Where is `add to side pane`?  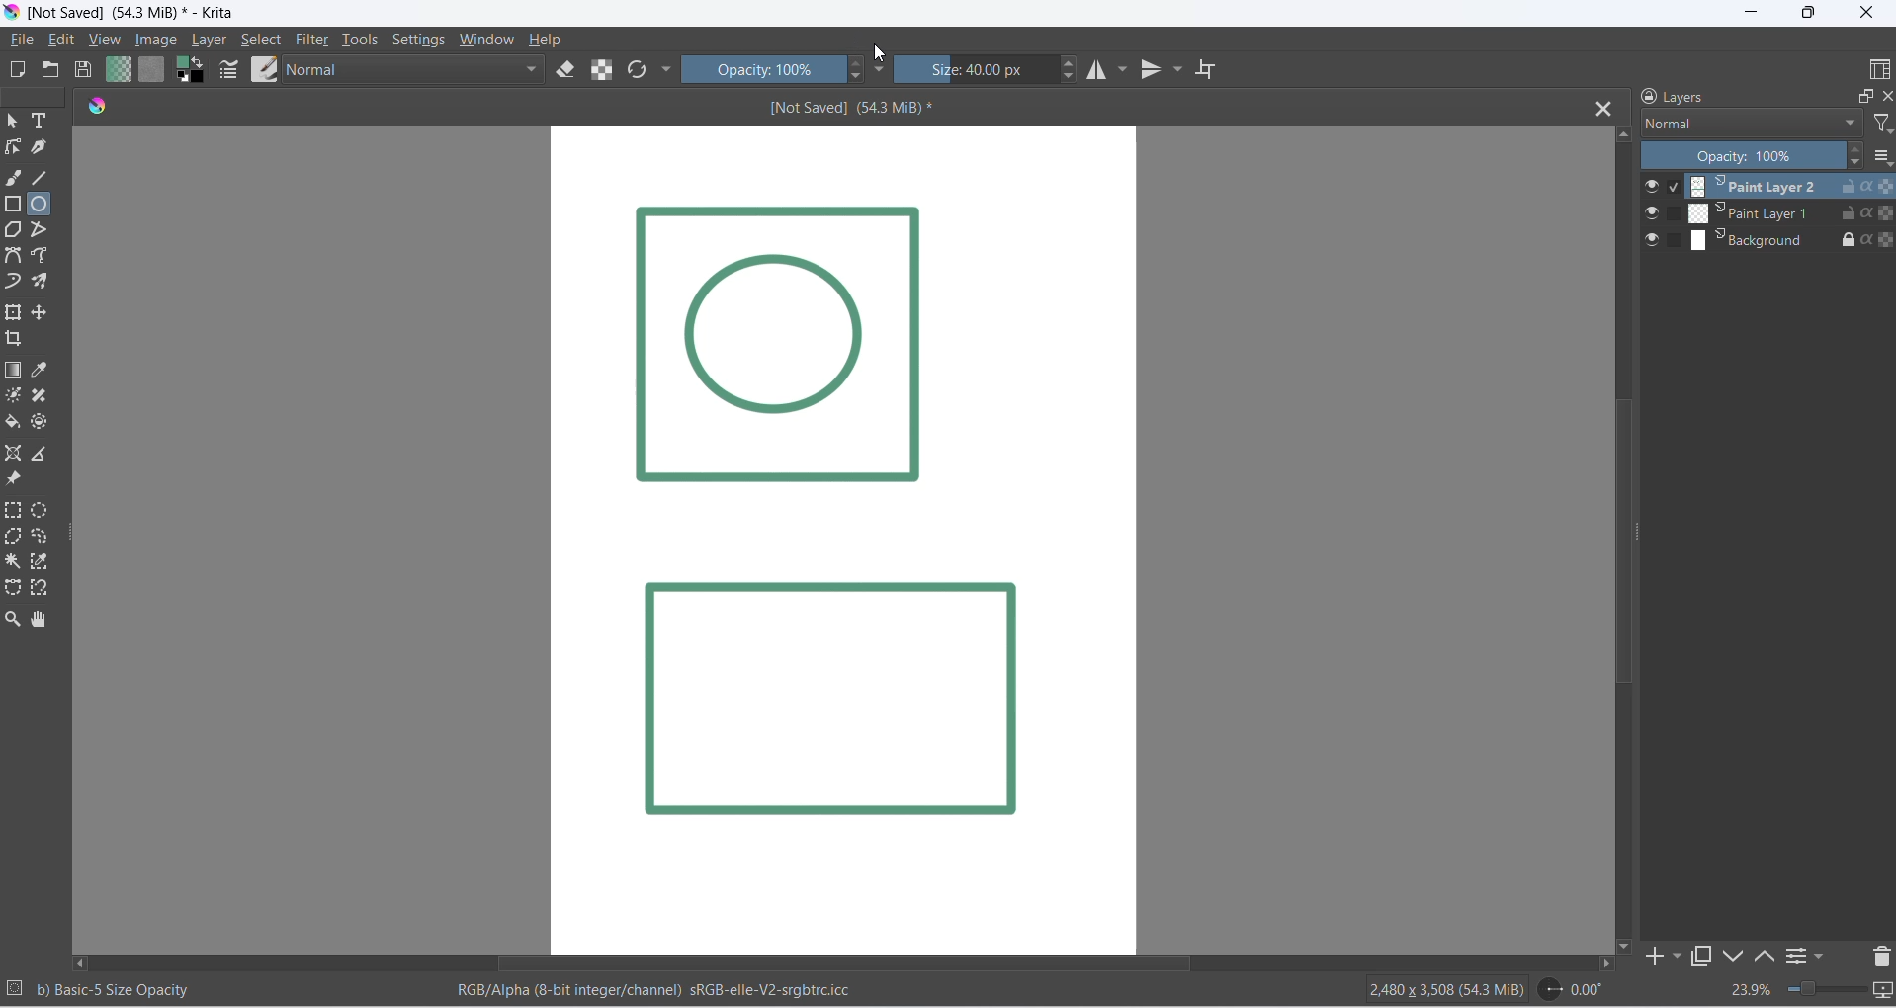
add to side pane is located at coordinates (1665, 956).